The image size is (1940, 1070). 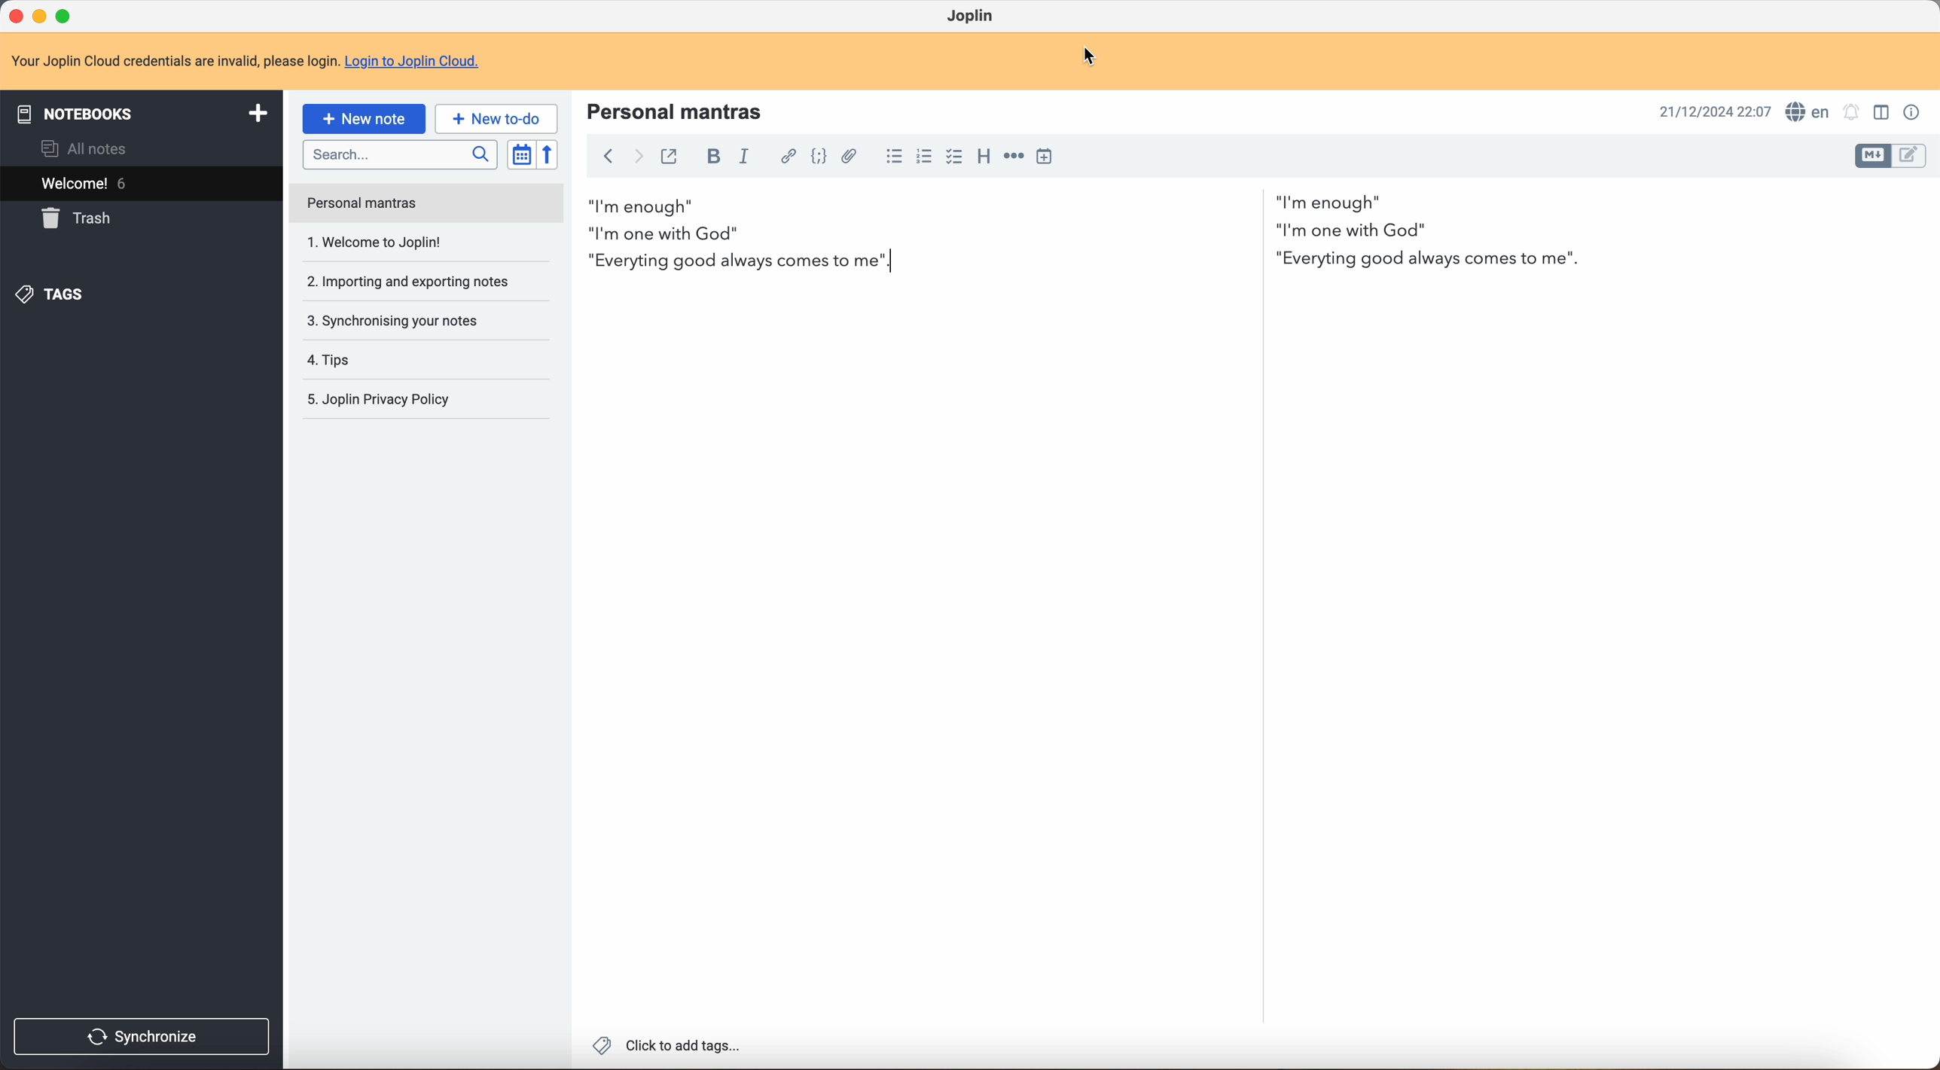 I want to click on reverse sort order, so click(x=548, y=156).